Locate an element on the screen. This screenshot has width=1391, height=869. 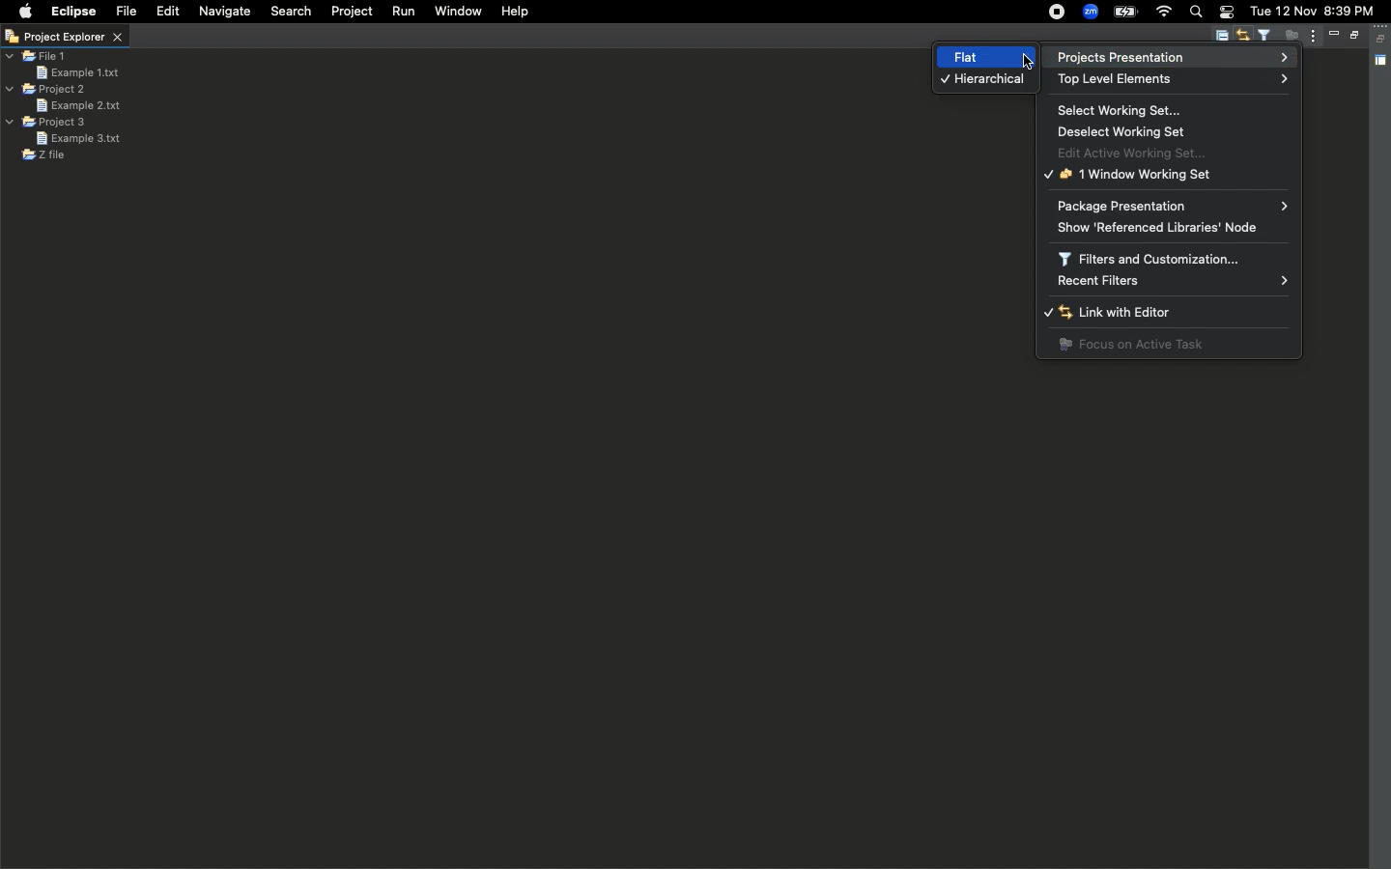
Eclipse is located at coordinates (74, 13).